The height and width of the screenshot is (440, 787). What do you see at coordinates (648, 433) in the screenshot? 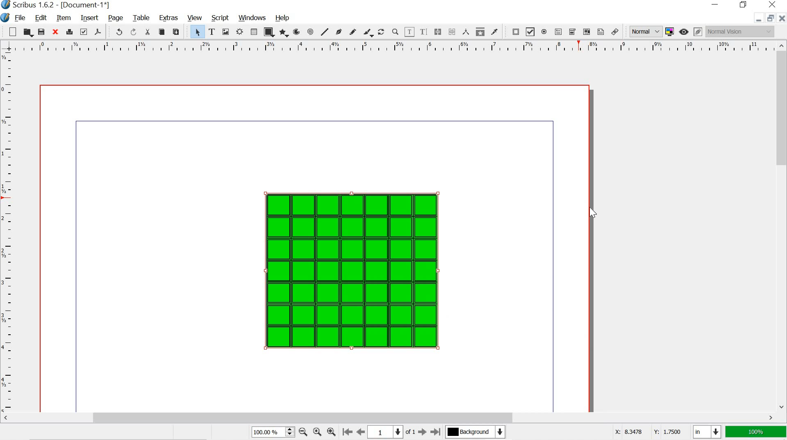
I see `X: 8.3478 Y: 1.7500` at bounding box center [648, 433].